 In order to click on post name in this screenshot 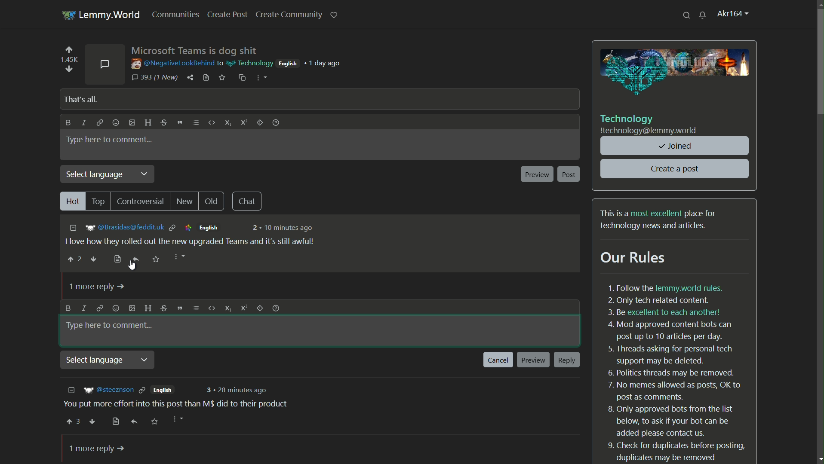, I will do `click(195, 50)`.